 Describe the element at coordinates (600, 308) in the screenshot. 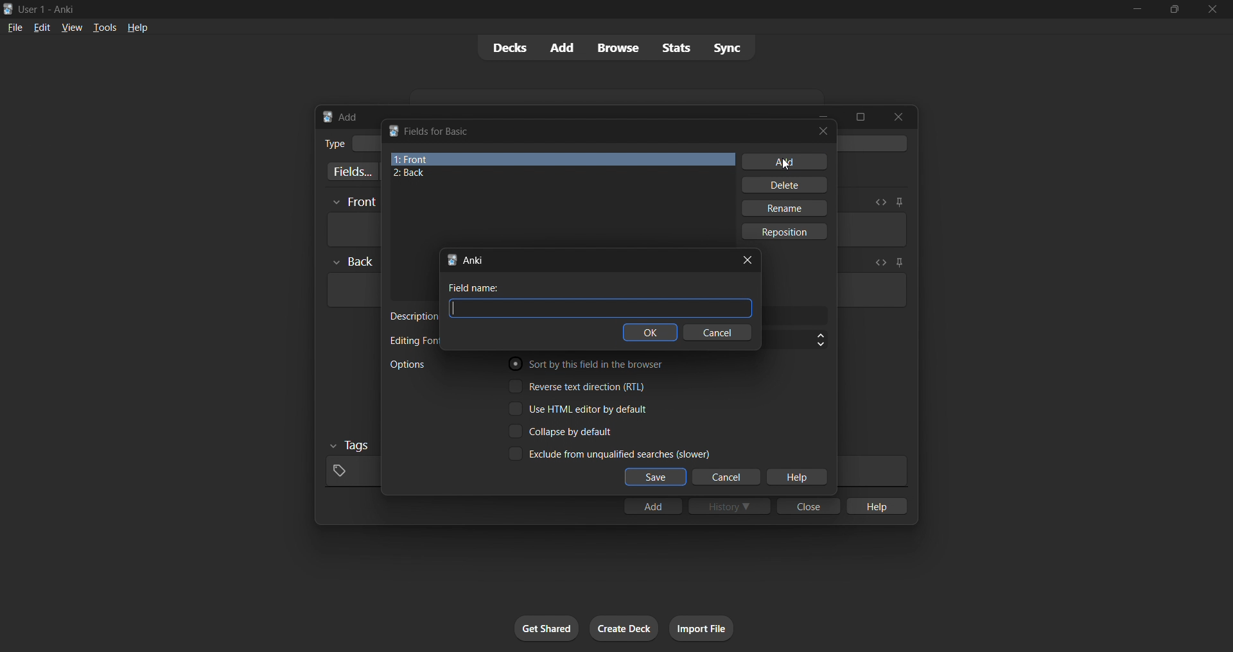

I see `field name input box` at that location.